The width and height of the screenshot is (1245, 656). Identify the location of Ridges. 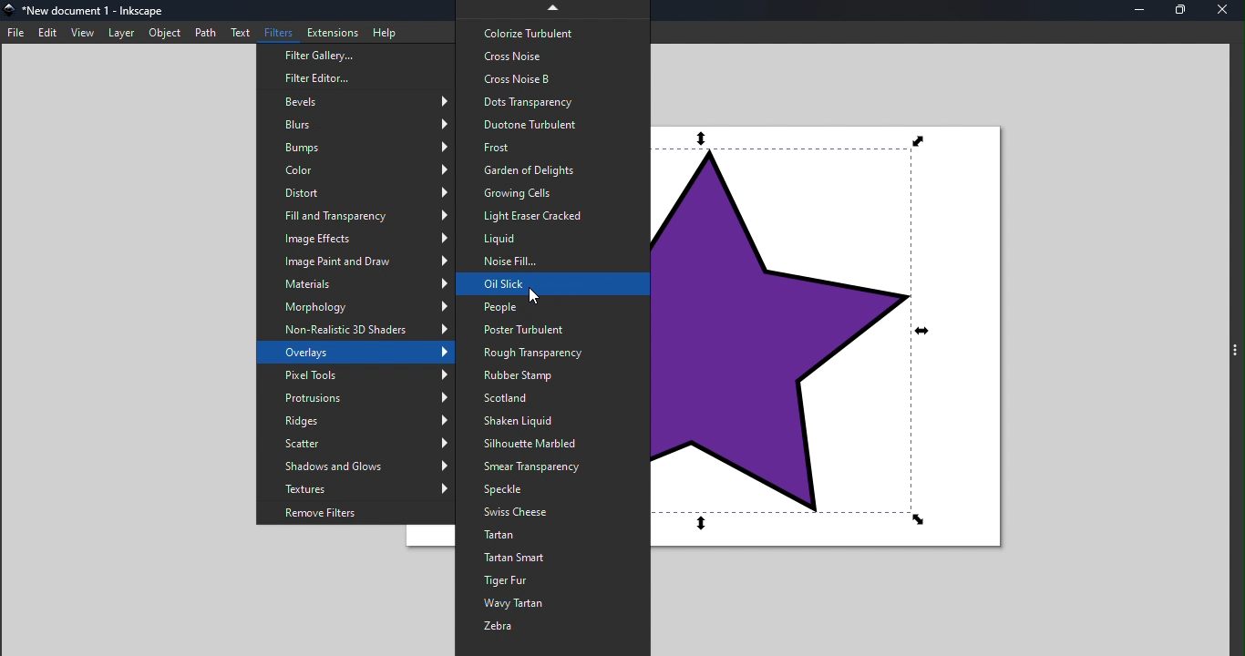
(354, 419).